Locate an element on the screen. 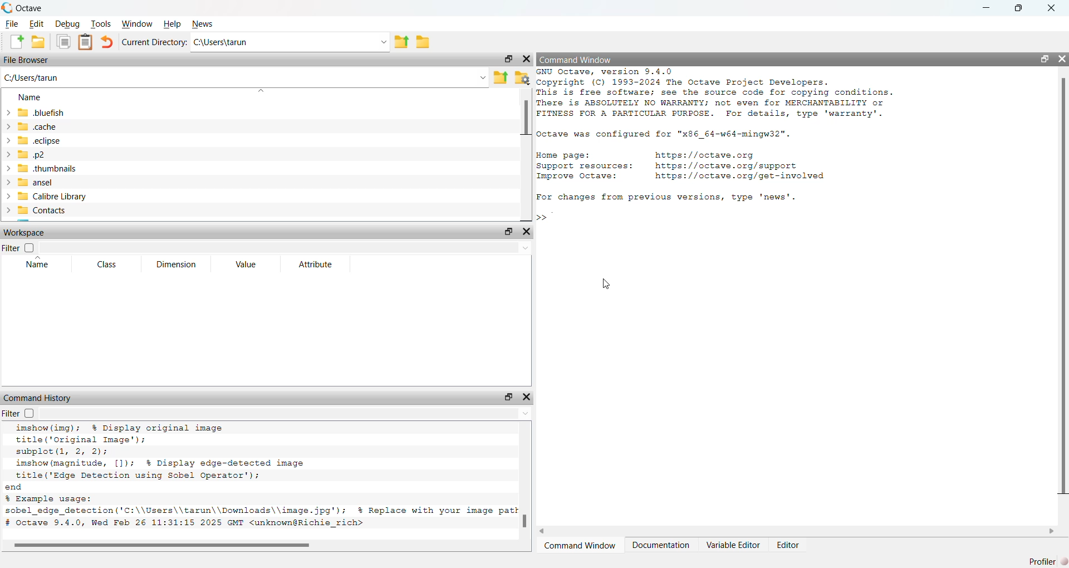 The height and width of the screenshot is (568, 1069). Command Window is located at coordinates (576, 59).